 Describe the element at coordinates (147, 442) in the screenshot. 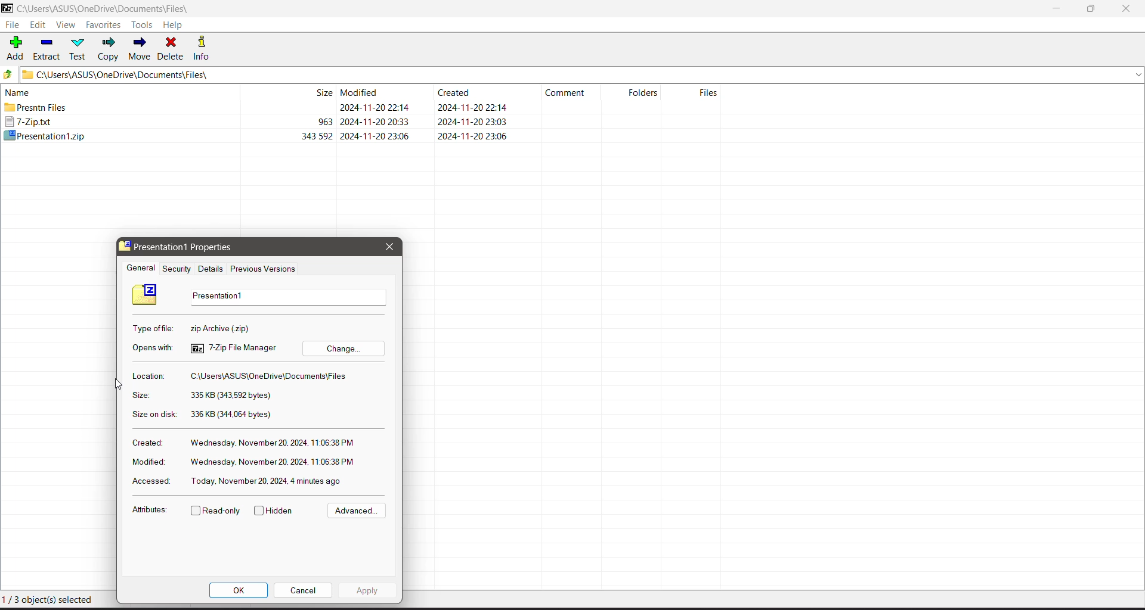

I see `Created` at that location.